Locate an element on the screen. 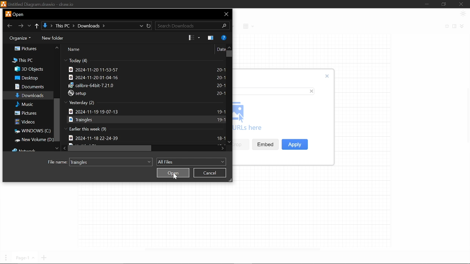  Format is located at coordinates (455, 27).